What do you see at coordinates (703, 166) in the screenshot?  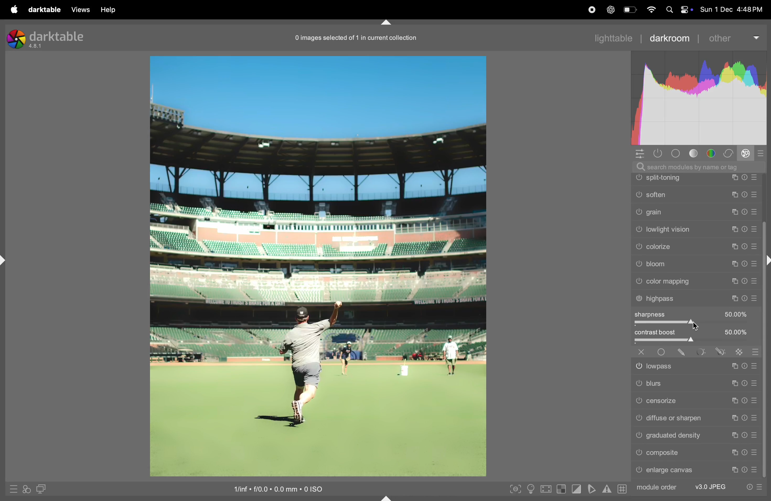 I see `searchbar` at bounding box center [703, 166].